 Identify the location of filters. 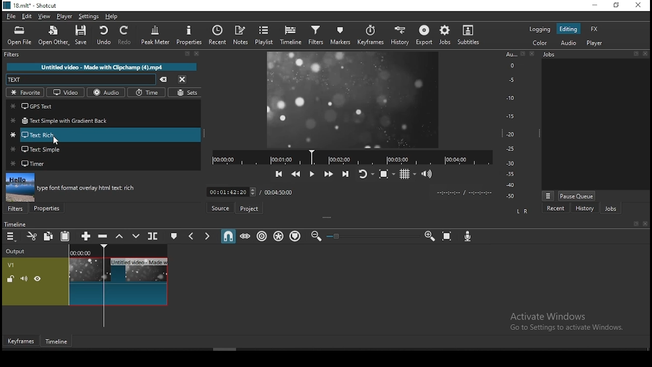
(16, 208).